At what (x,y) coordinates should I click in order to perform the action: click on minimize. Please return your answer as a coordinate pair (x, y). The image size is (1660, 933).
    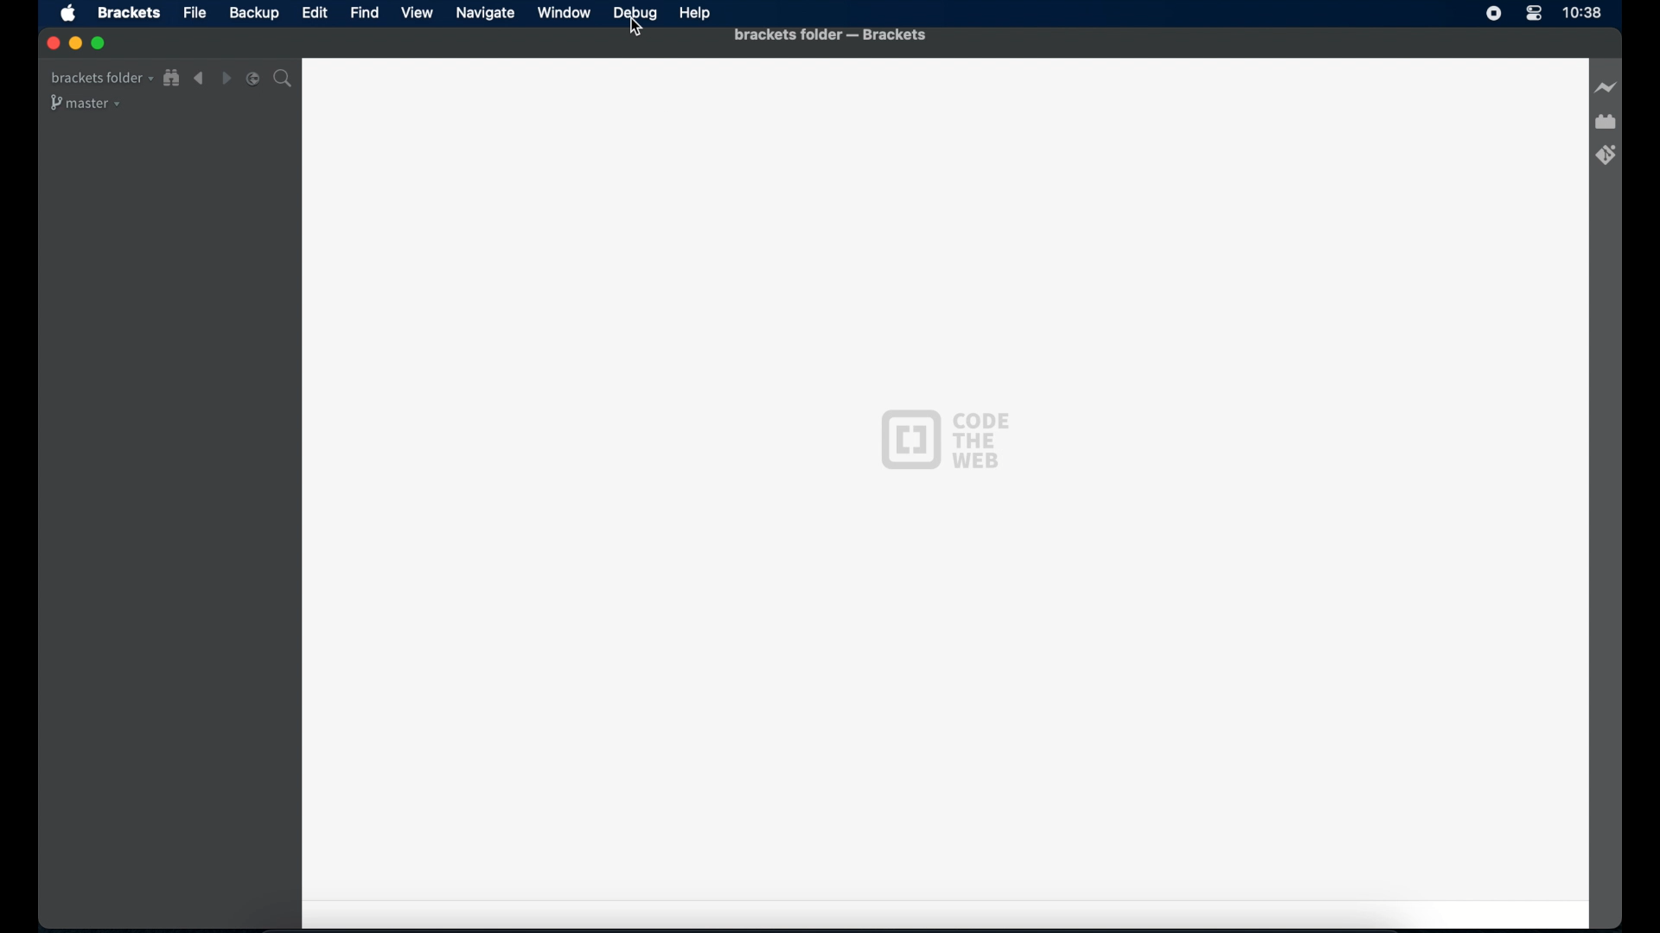
    Looking at the image, I should click on (77, 44).